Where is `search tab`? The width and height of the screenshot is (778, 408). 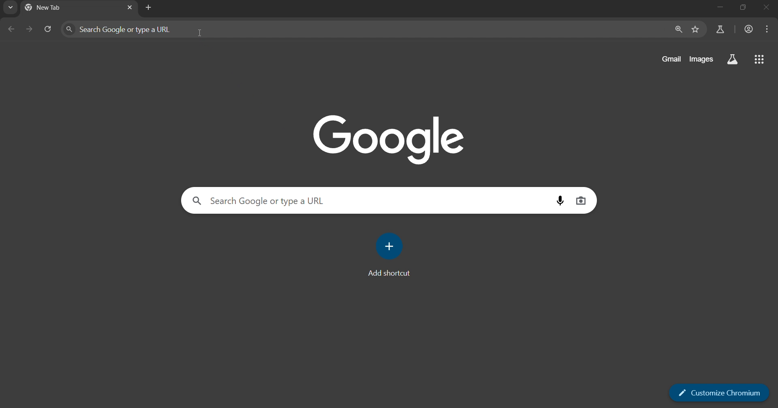 search tab is located at coordinates (9, 9).